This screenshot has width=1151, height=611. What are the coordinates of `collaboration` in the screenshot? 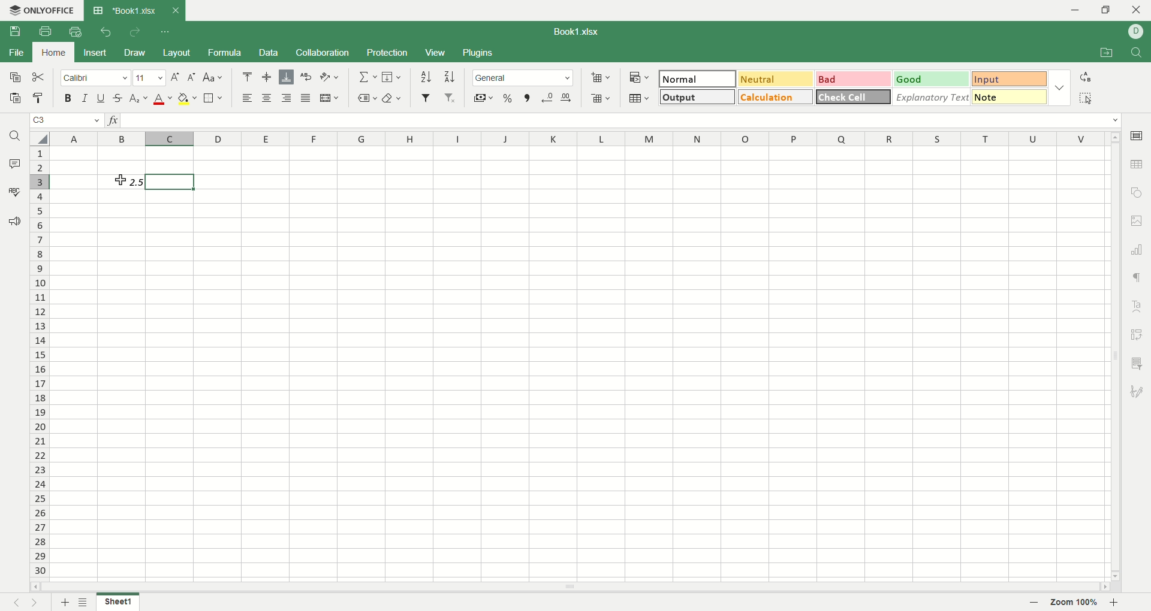 It's located at (324, 52).